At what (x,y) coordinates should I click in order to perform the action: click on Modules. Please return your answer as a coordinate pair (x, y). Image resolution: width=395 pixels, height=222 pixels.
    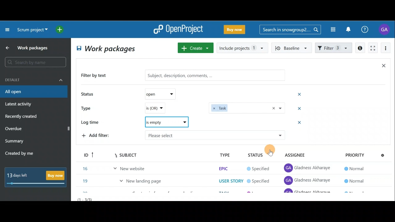
    Looking at the image, I should click on (331, 30).